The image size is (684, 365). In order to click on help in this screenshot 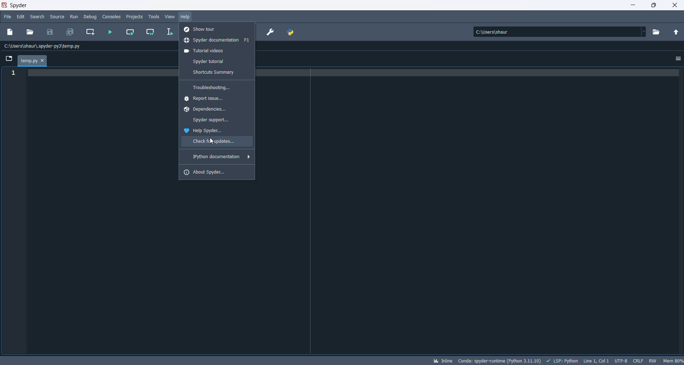, I will do `click(186, 17)`.